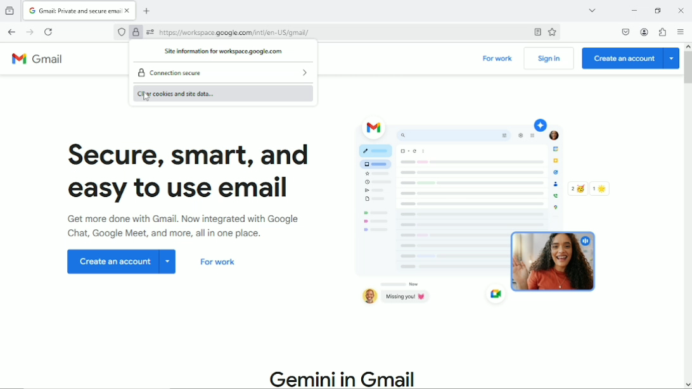 The width and height of the screenshot is (692, 389). I want to click on Get more done with Gmail. now integrated with Google chat, google meet and more, all in one place, so click(193, 229).